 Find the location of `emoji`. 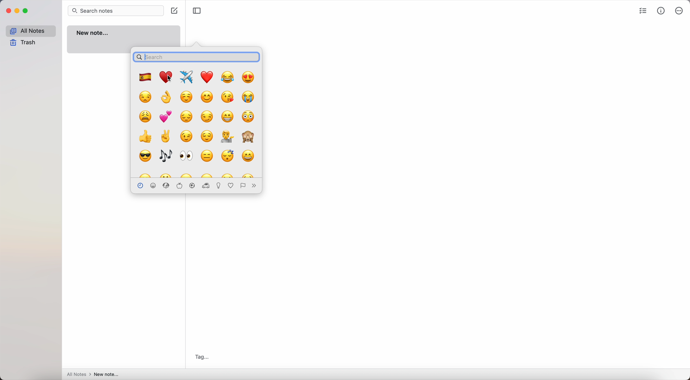

emoji is located at coordinates (228, 77).